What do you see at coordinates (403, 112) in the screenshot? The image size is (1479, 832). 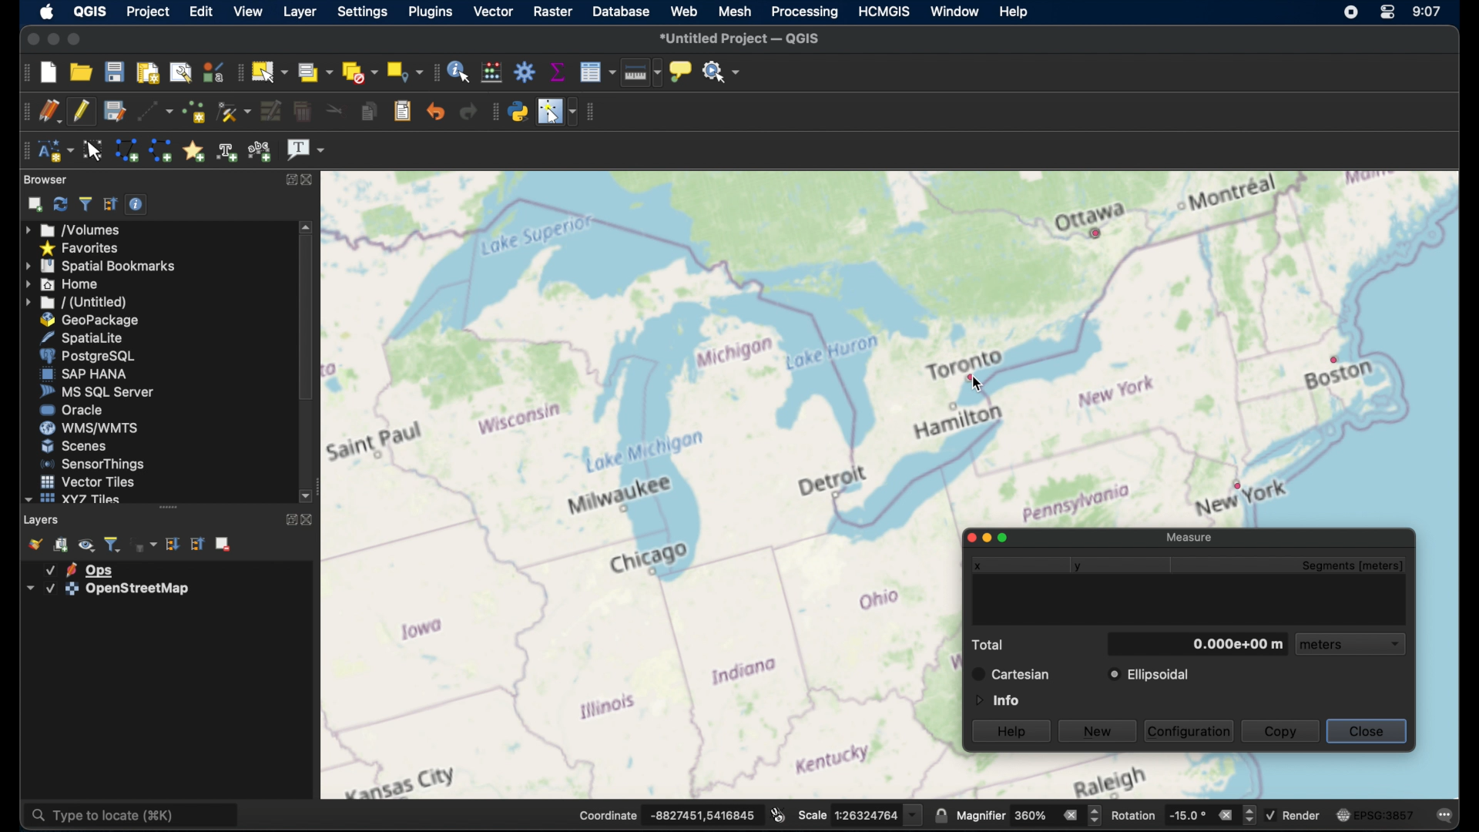 I see `paste features` at bounding box center [403, 112].